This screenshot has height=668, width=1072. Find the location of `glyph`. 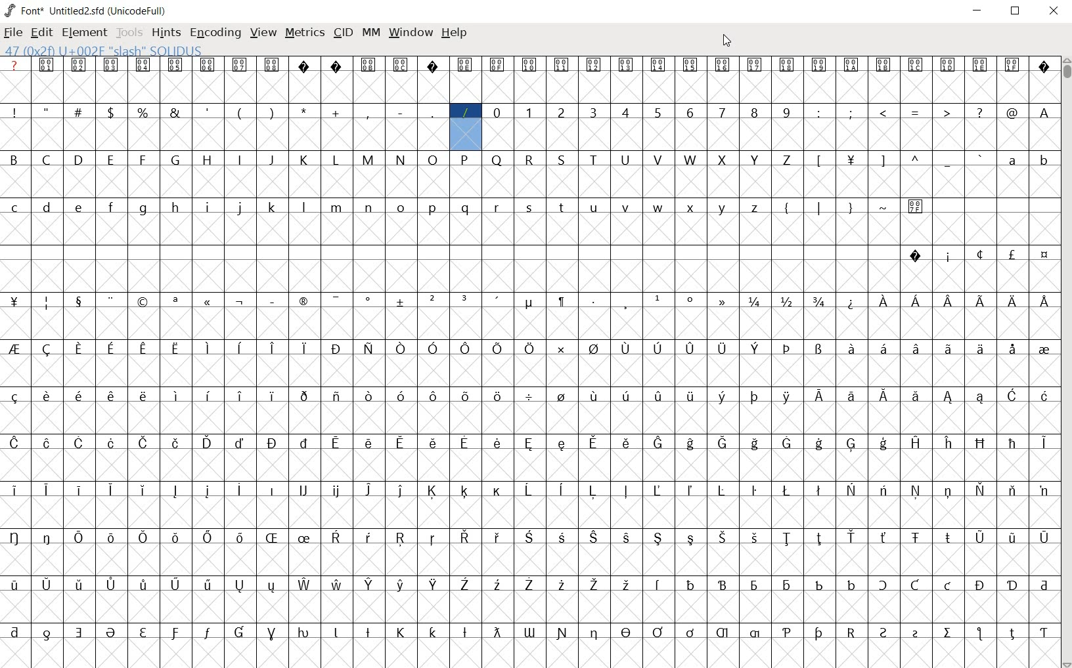

glyph is located at coordinates (787, 490).